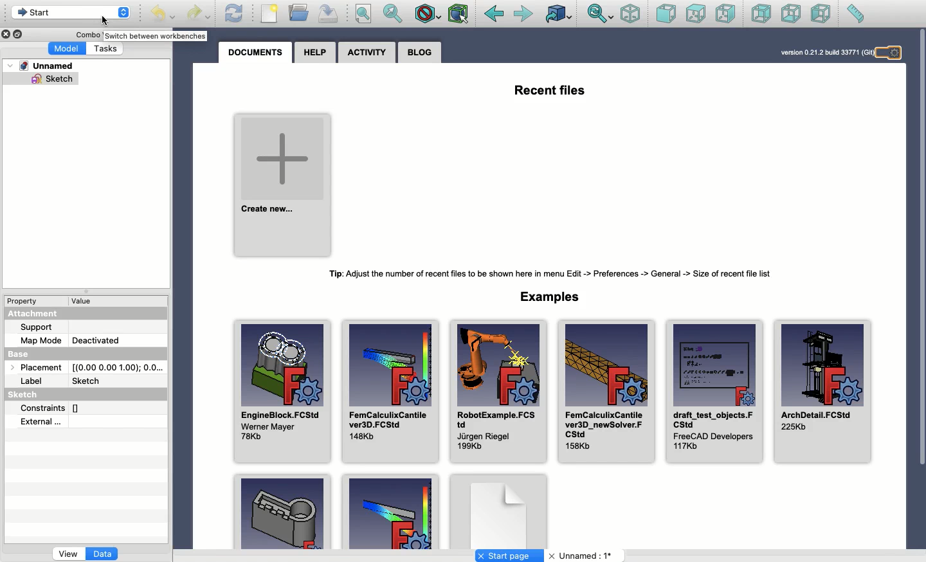 The width and height of the screenshot is (926, 562). What do you see at coordinates (284, 186) in the screenshot?
I see `Create new` at bounding box center [284, 186].